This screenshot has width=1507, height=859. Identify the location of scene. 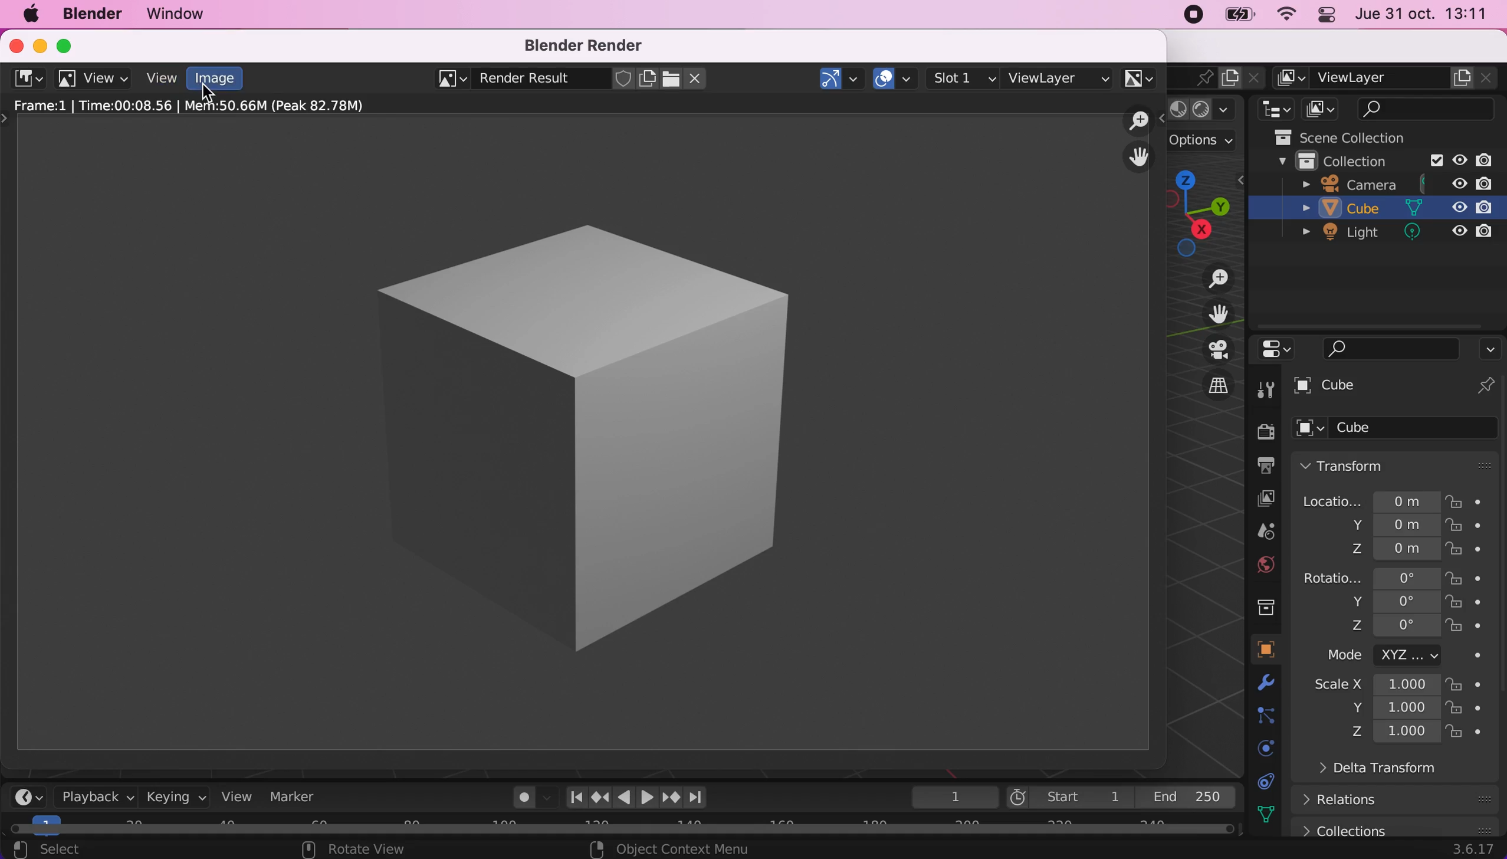
(1265, 532).